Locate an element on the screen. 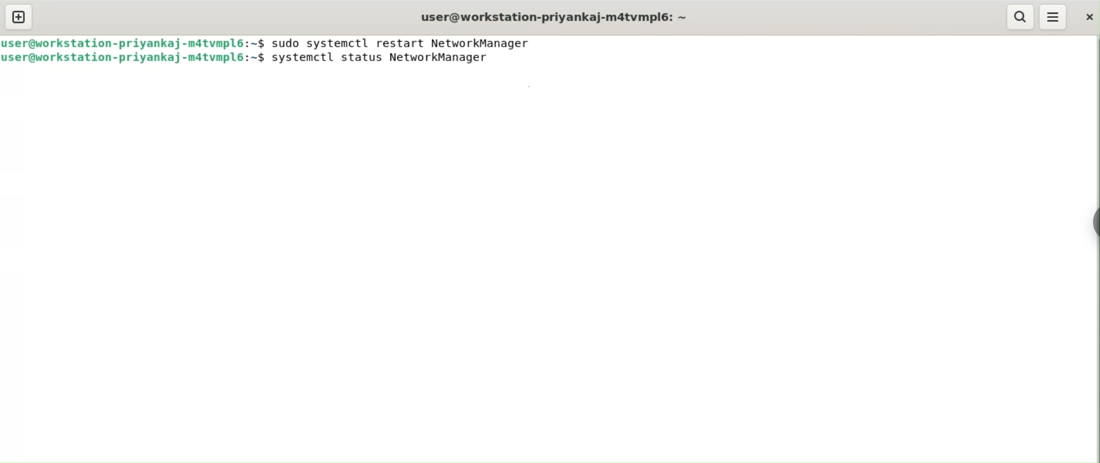 This screenshot has width=1100, height=463. close is located at coordinates (1088, 17).